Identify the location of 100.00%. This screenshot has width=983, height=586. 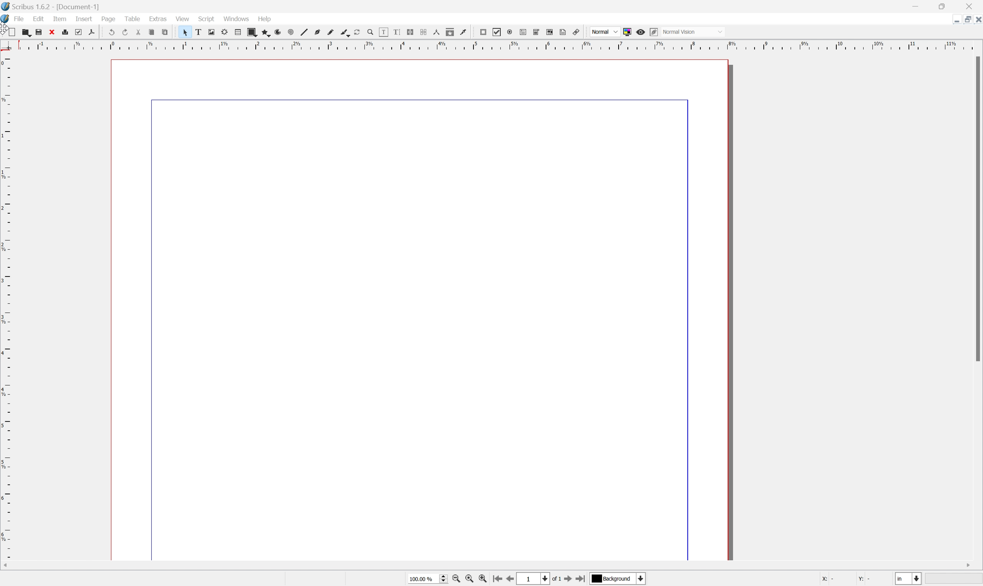
(426, 578).